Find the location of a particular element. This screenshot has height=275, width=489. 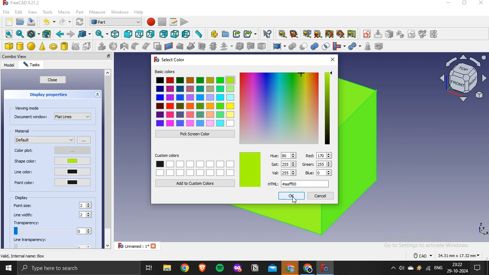

notifications is located at coordinates (476, 269).